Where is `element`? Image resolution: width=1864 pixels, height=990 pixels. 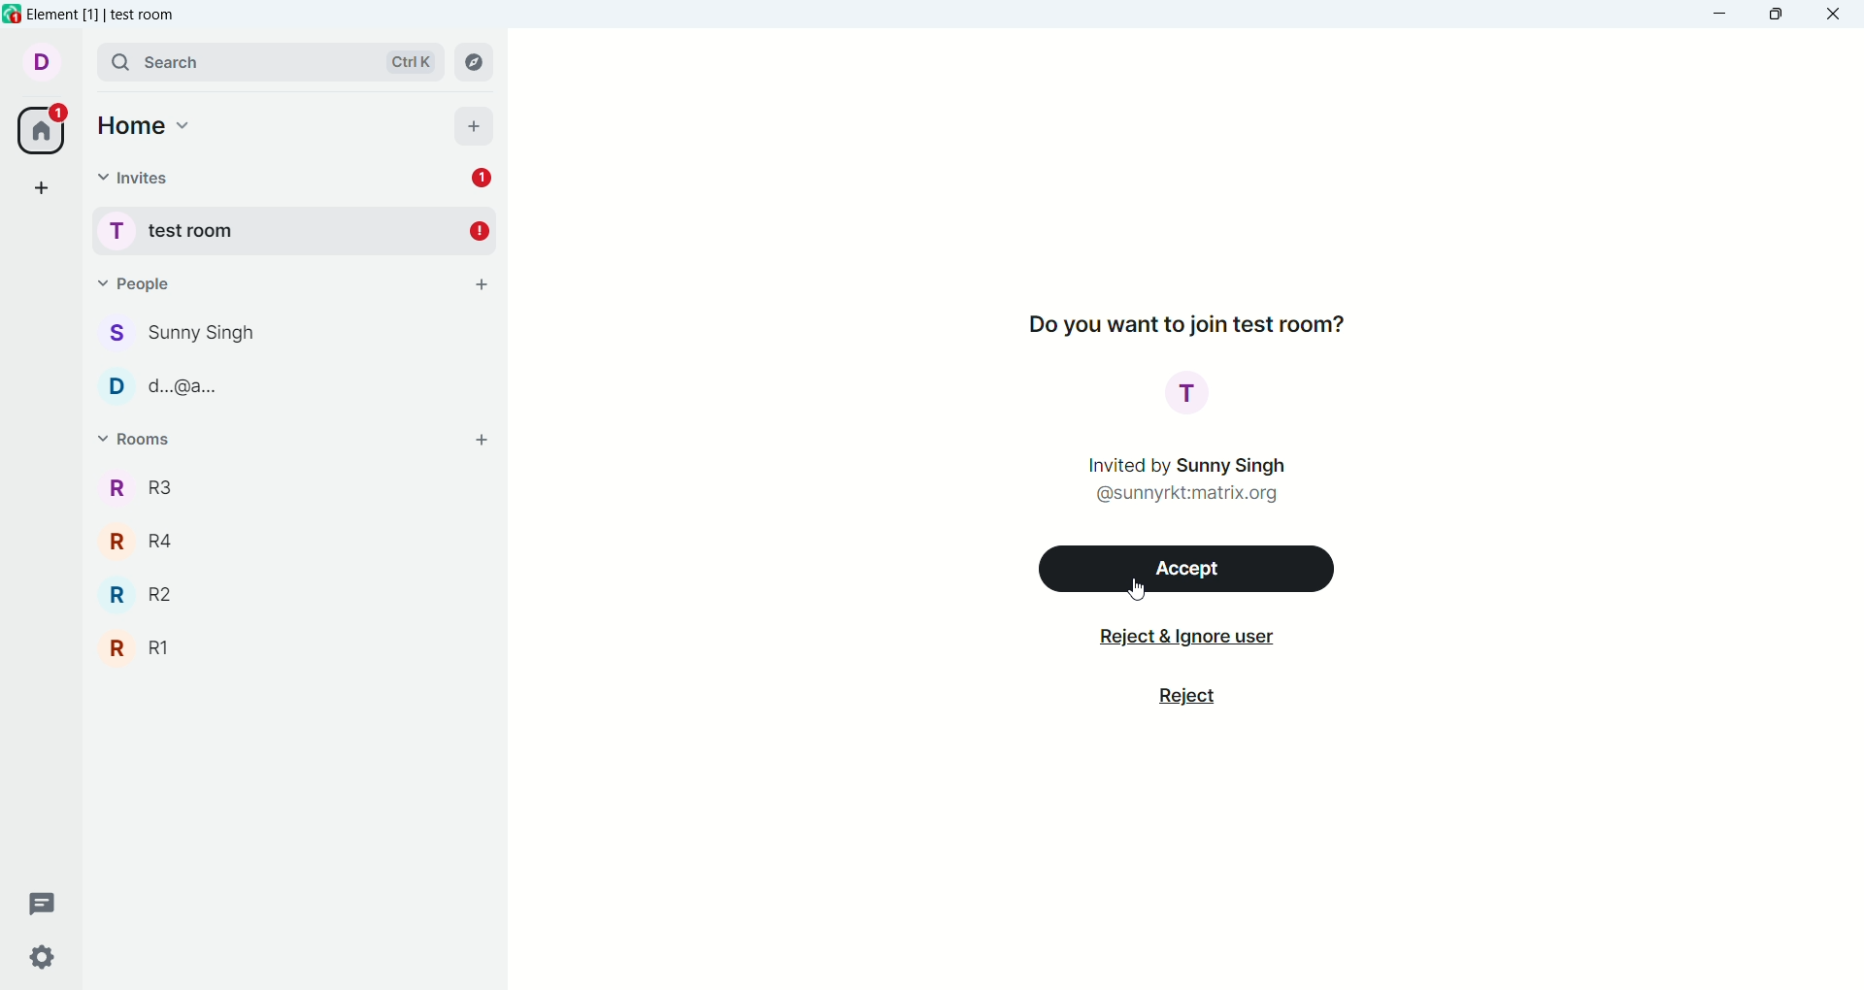 element is located at coordinates (114, 15).